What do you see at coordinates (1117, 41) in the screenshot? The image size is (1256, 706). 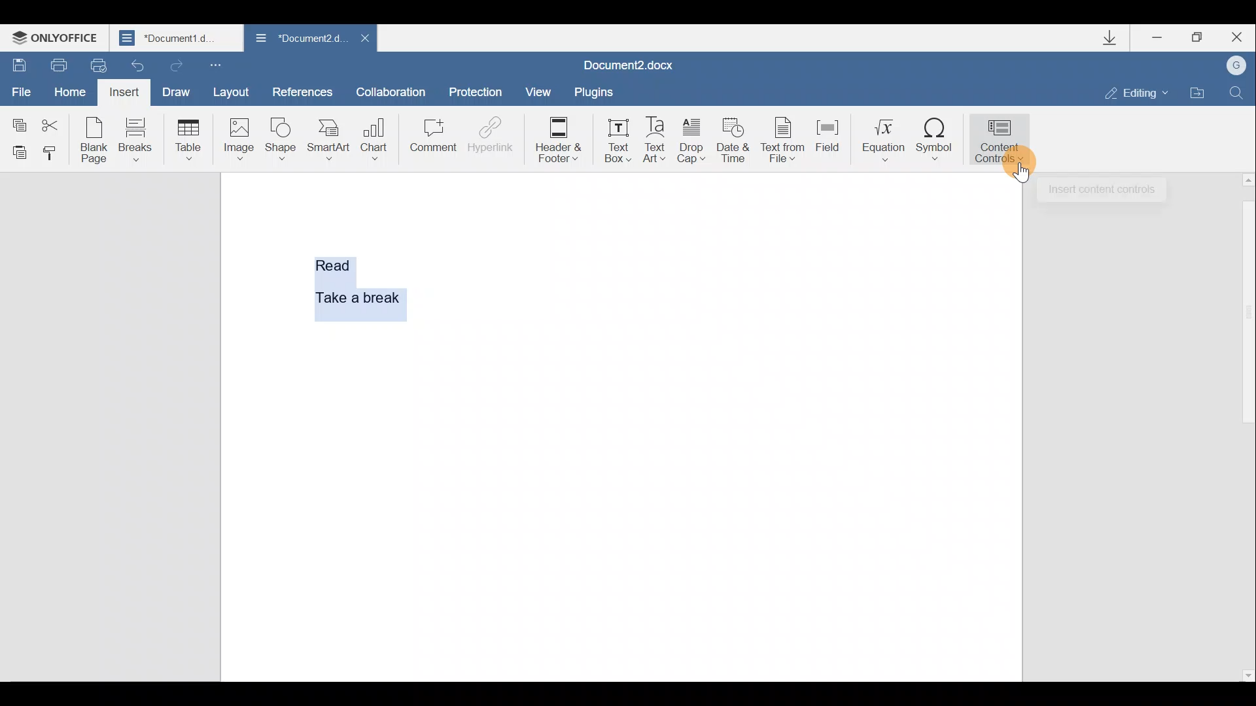 I see `Downloads` at bounding box center [1117, 41].